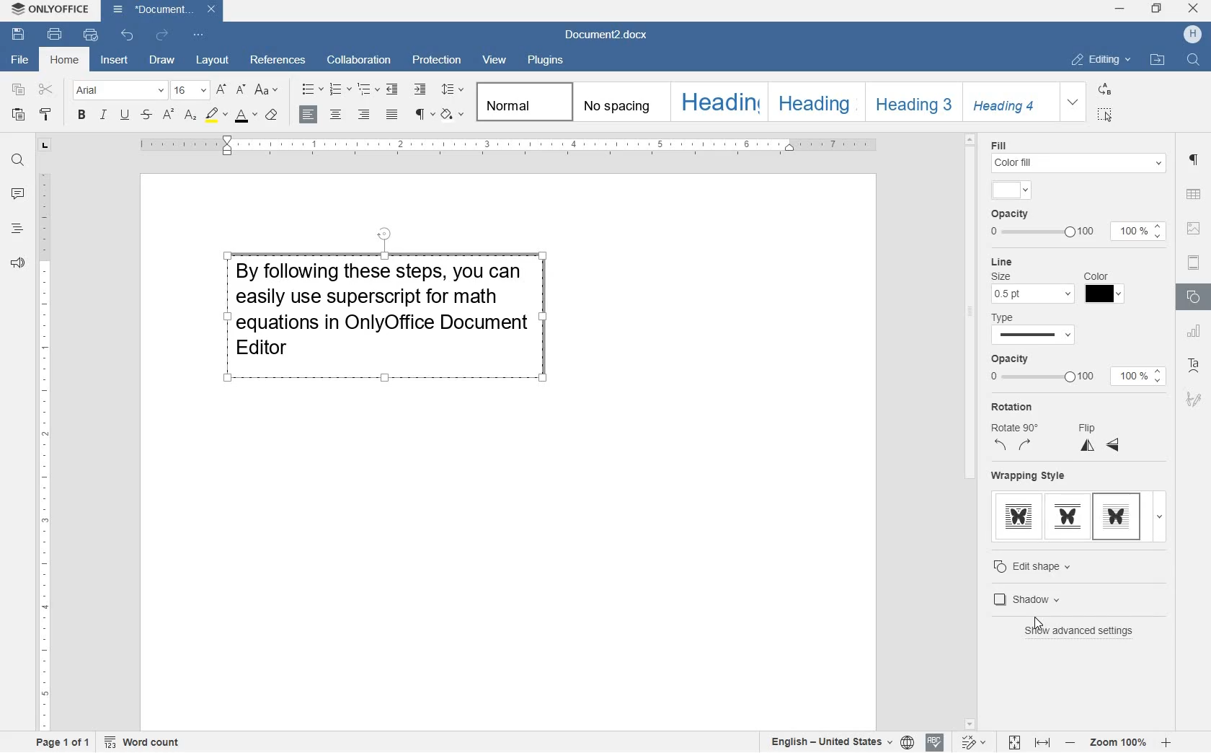 This screenshot has width=1211, height=753. I want to click on OPEN FILE LOCATION, so click(1157, 58).